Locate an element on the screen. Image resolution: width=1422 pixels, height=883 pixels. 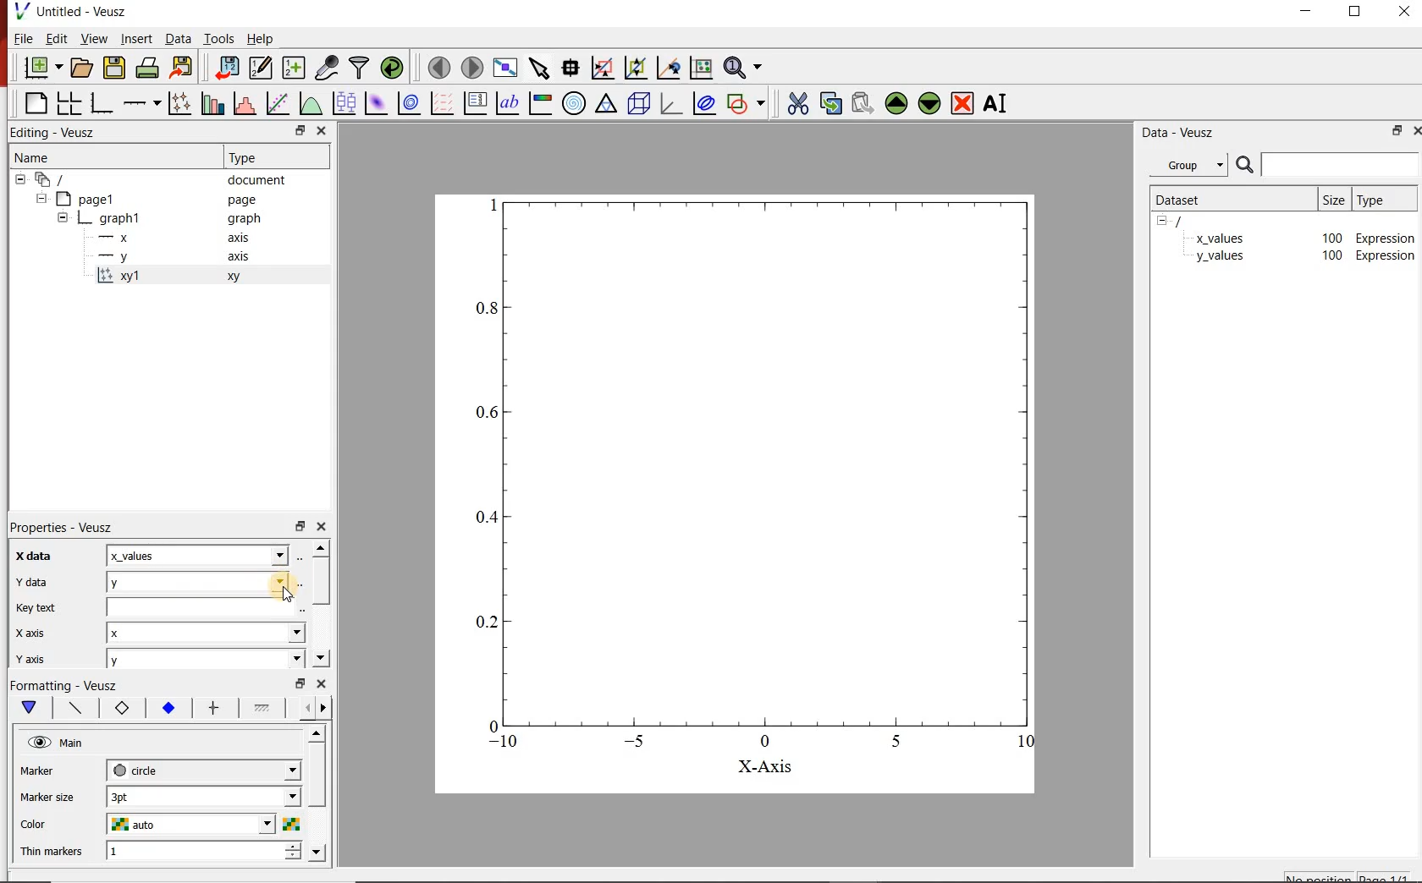
polar graph is located at coordinates (575, 105).